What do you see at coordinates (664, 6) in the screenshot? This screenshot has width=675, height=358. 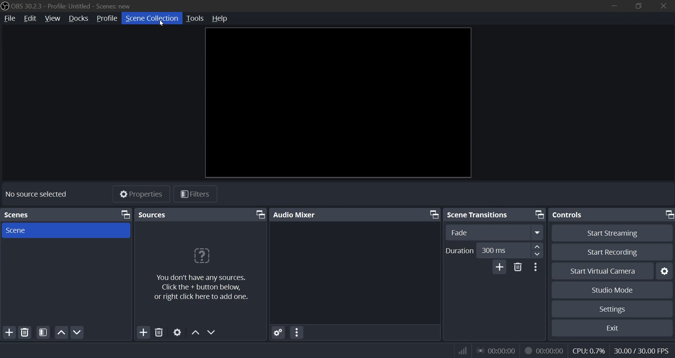 I see `close` at bounding box center [664, 6].